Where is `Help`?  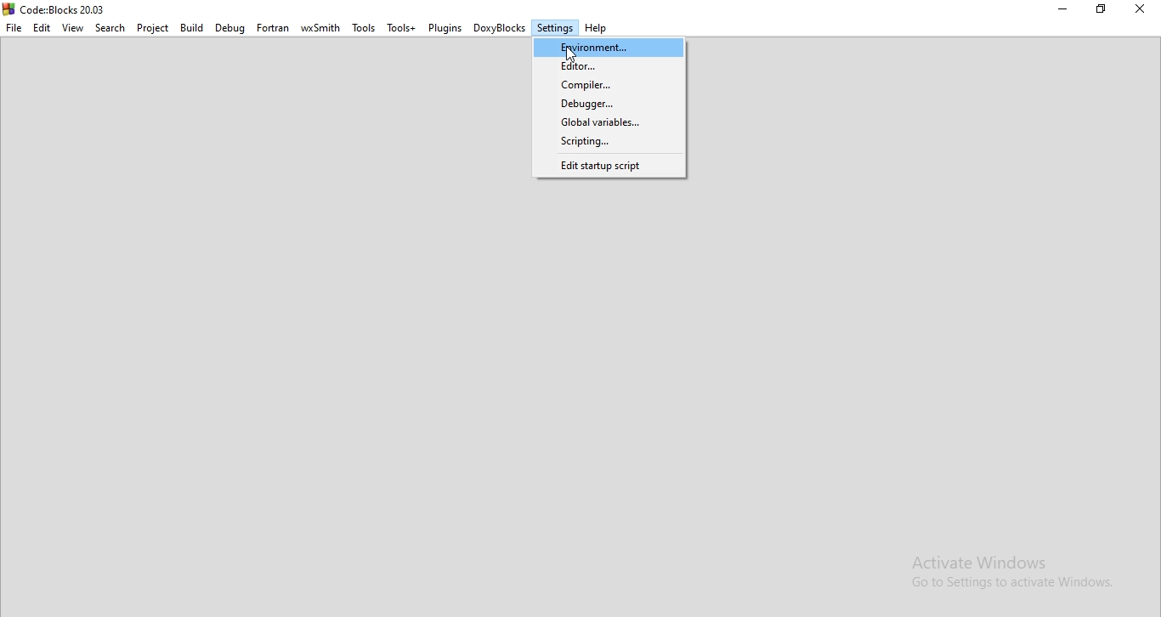 Help is located at coordinates (597, 28).